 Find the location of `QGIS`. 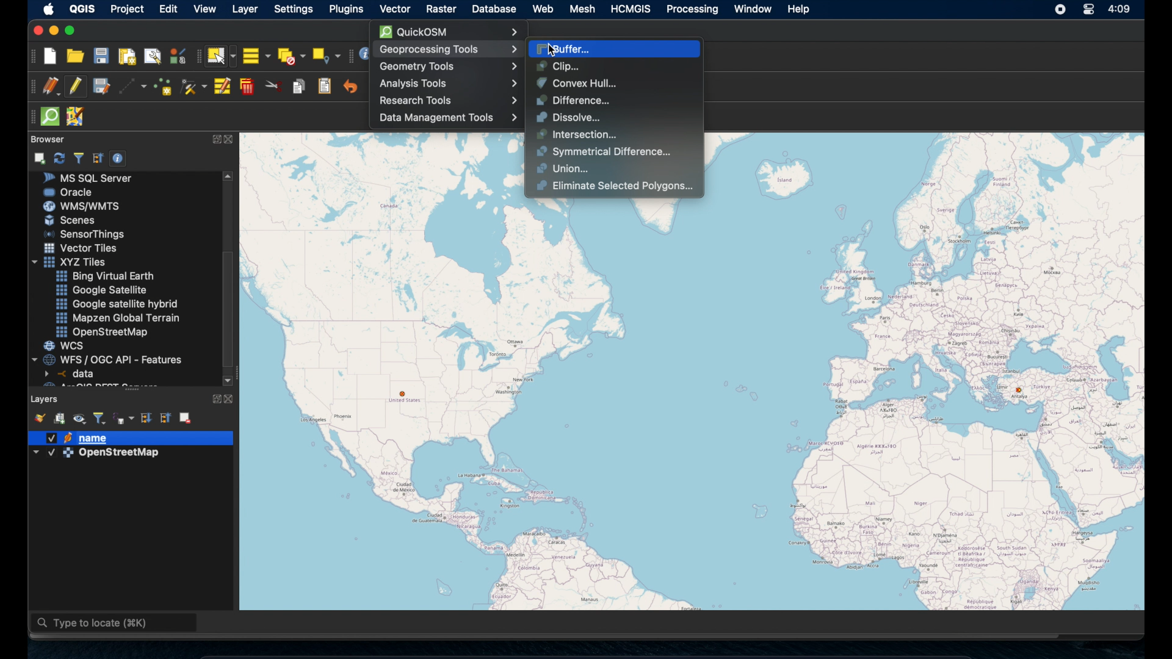

QGIS is located at coordinates (82, 8).